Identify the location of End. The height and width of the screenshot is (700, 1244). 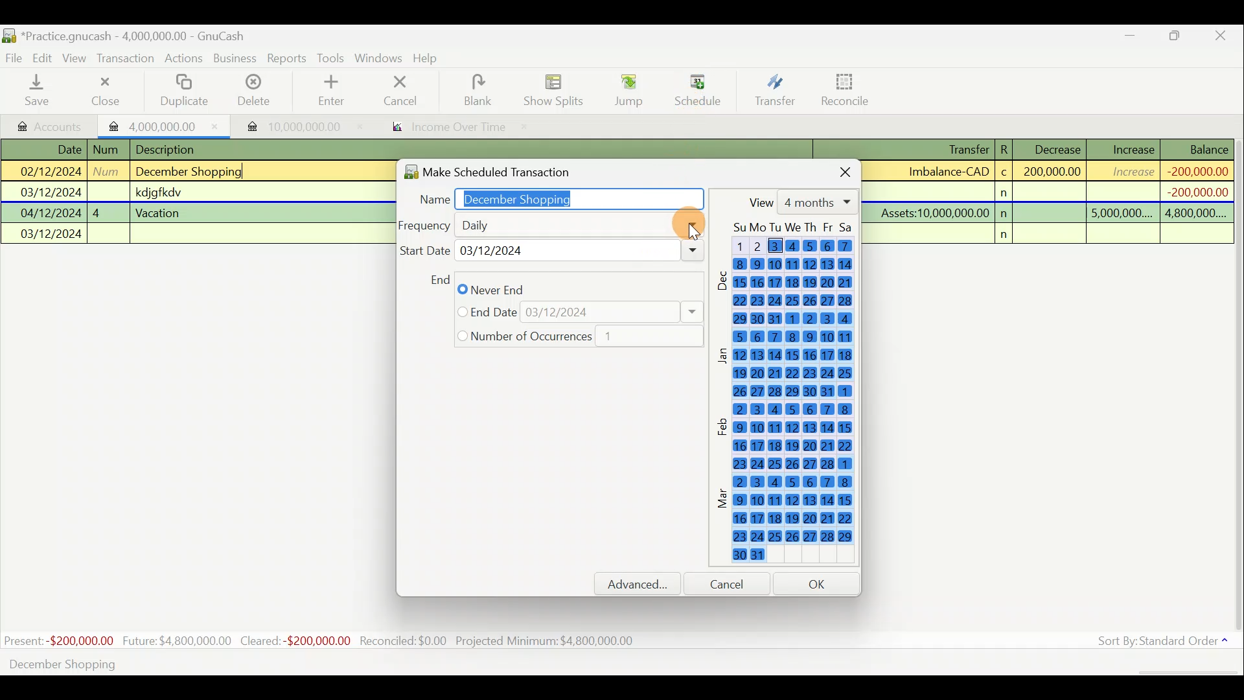
(439, 279).